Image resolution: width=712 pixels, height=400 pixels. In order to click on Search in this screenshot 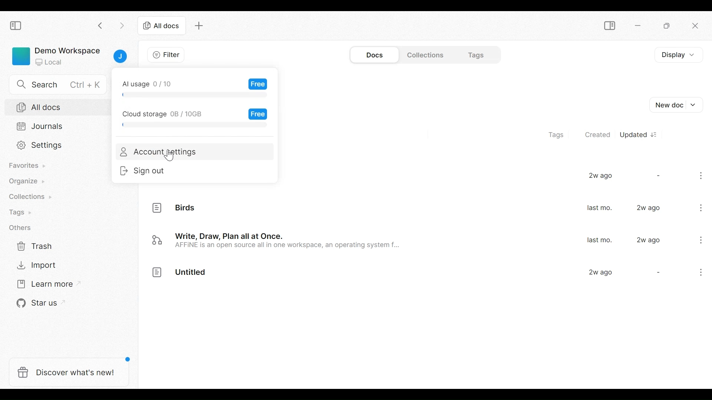, I will do `click(55, 84)`.